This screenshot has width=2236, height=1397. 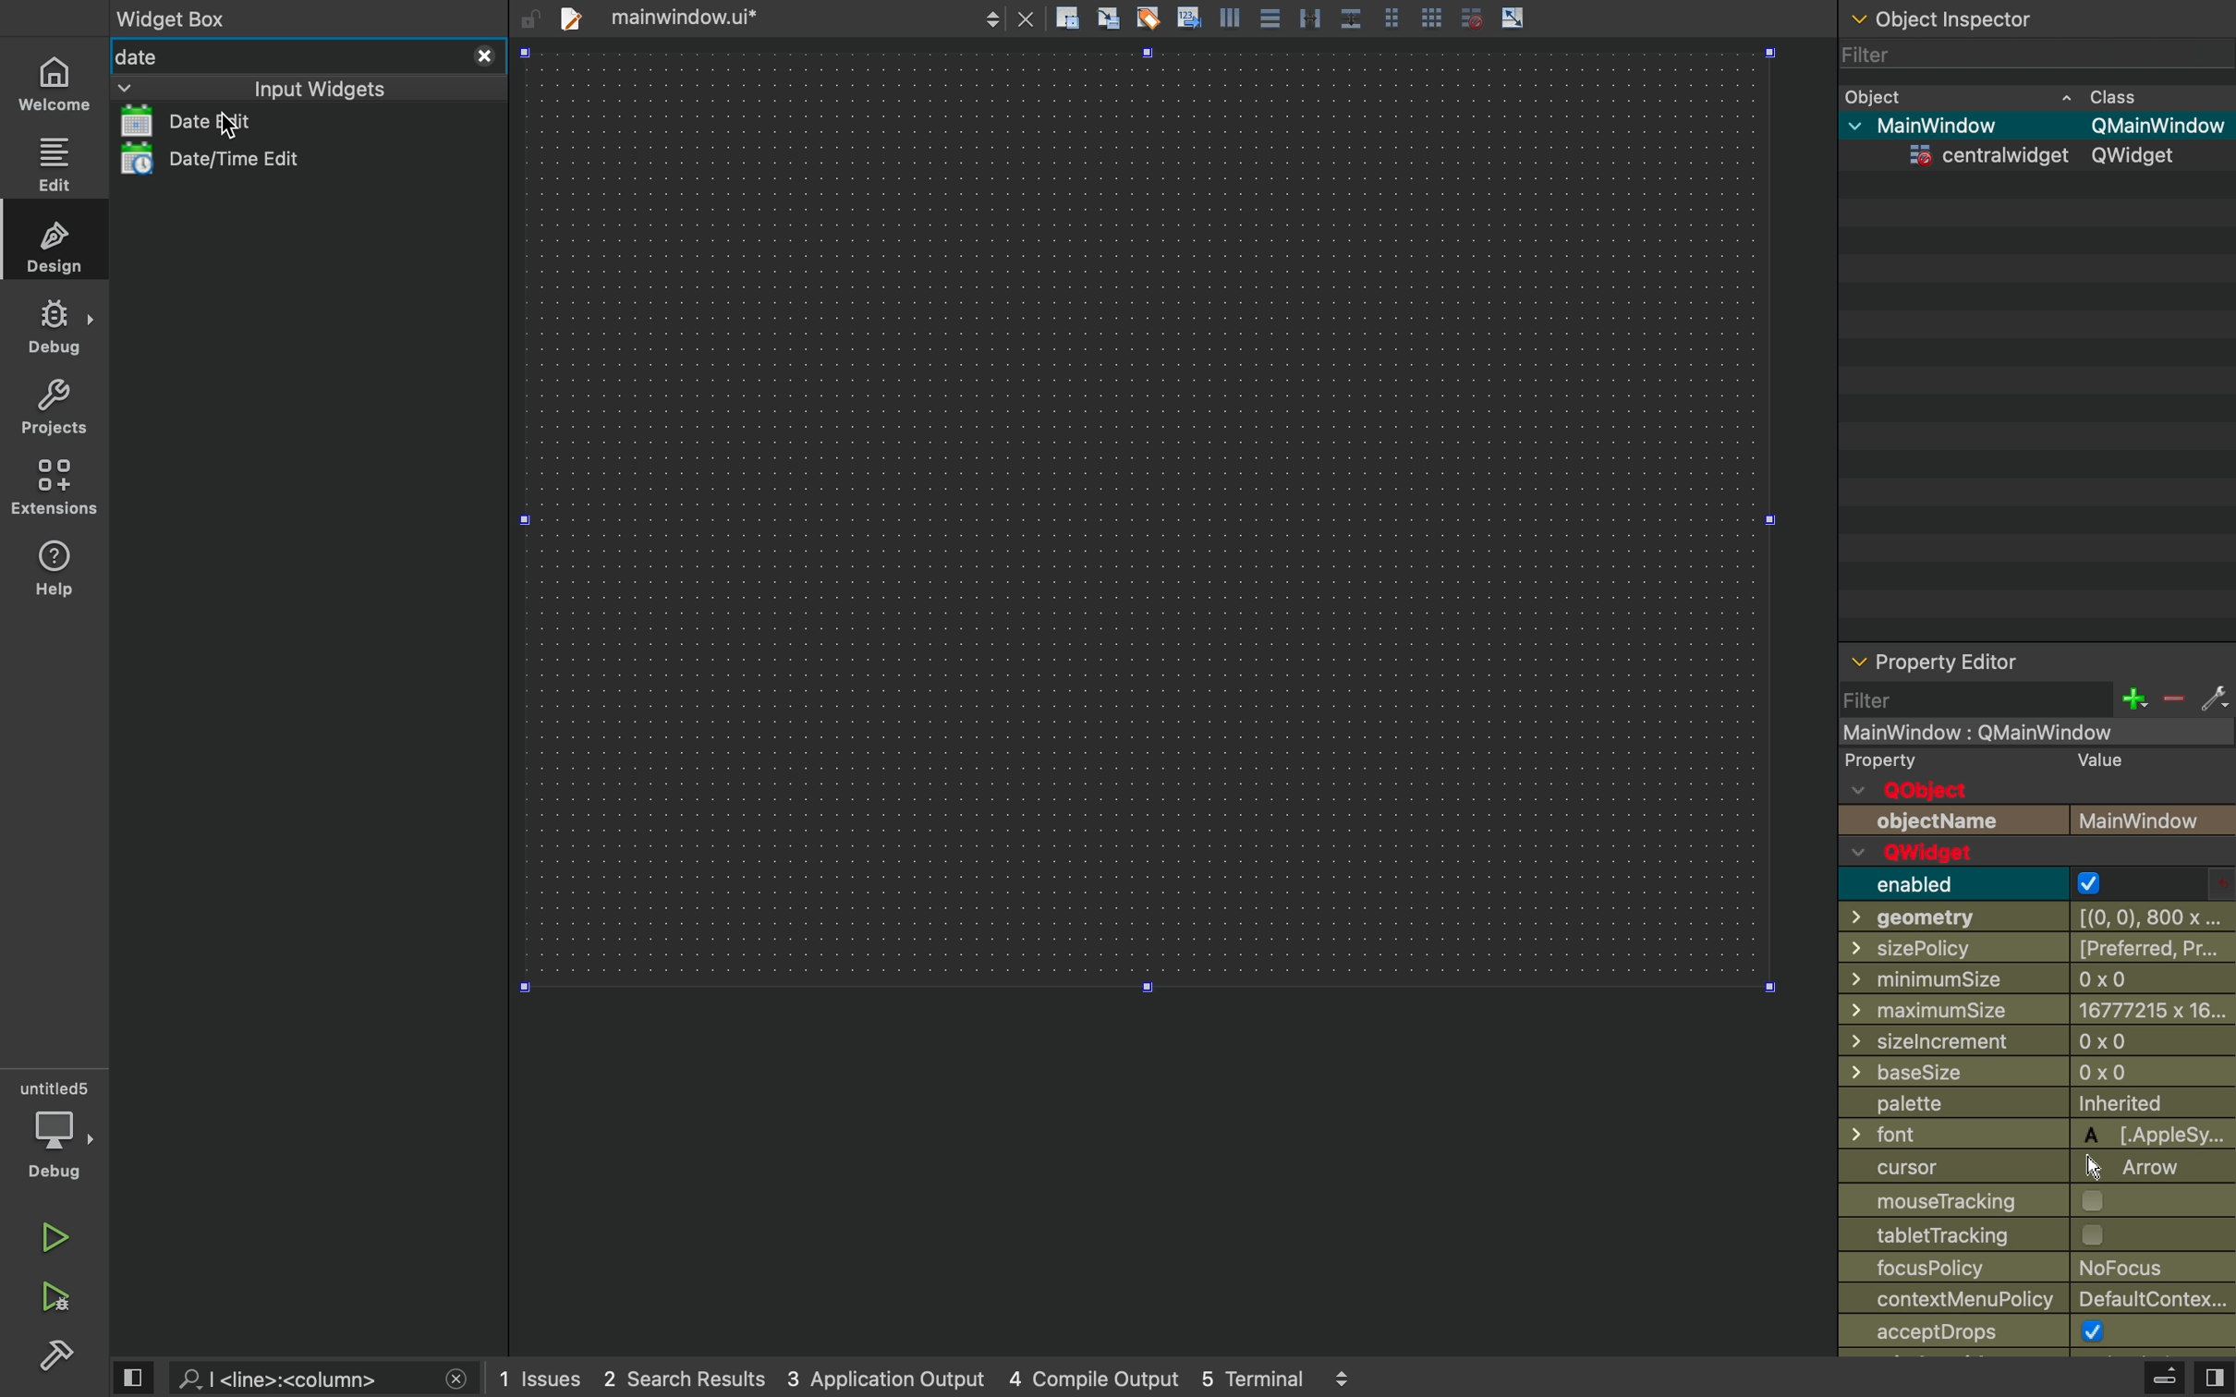 What do you see at coordinates (2038, 127) in the screenshot?
I see `mainwindow` at bounding box center [2038, 127].